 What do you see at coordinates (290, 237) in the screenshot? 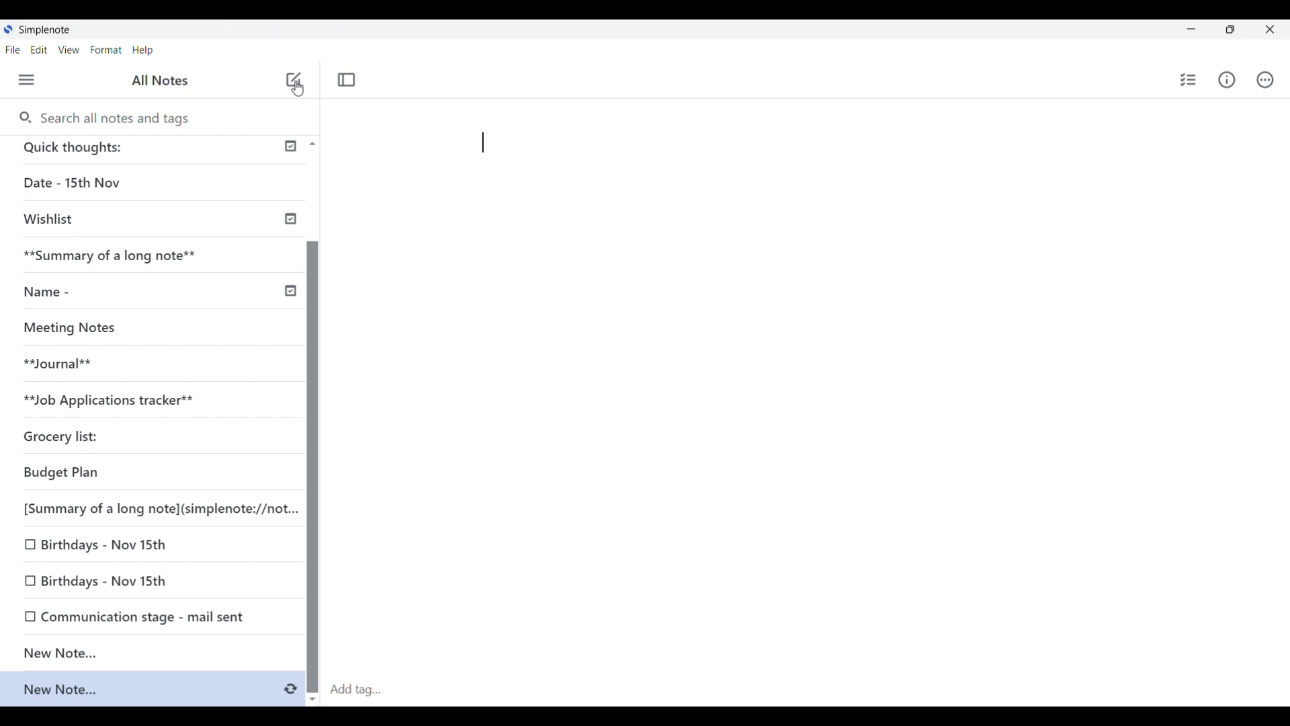
I see `Check icon indicating published notes` at bounding box center [290, 237].